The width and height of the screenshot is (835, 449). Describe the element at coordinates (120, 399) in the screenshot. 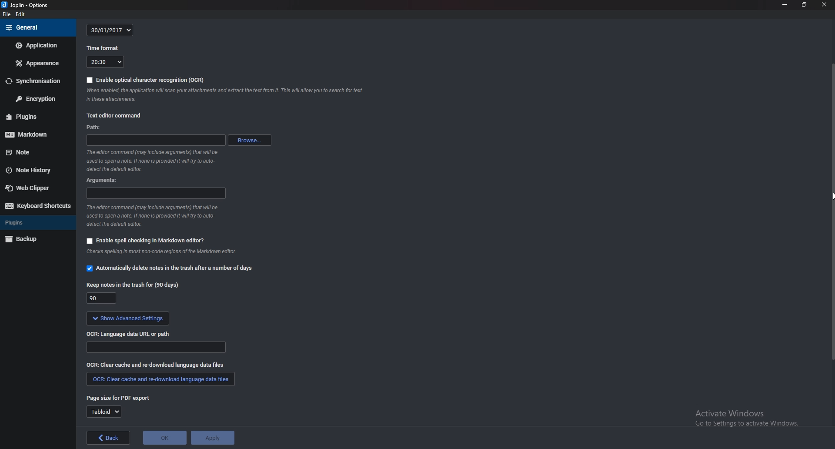

I see `page size for P D F export` at that location.